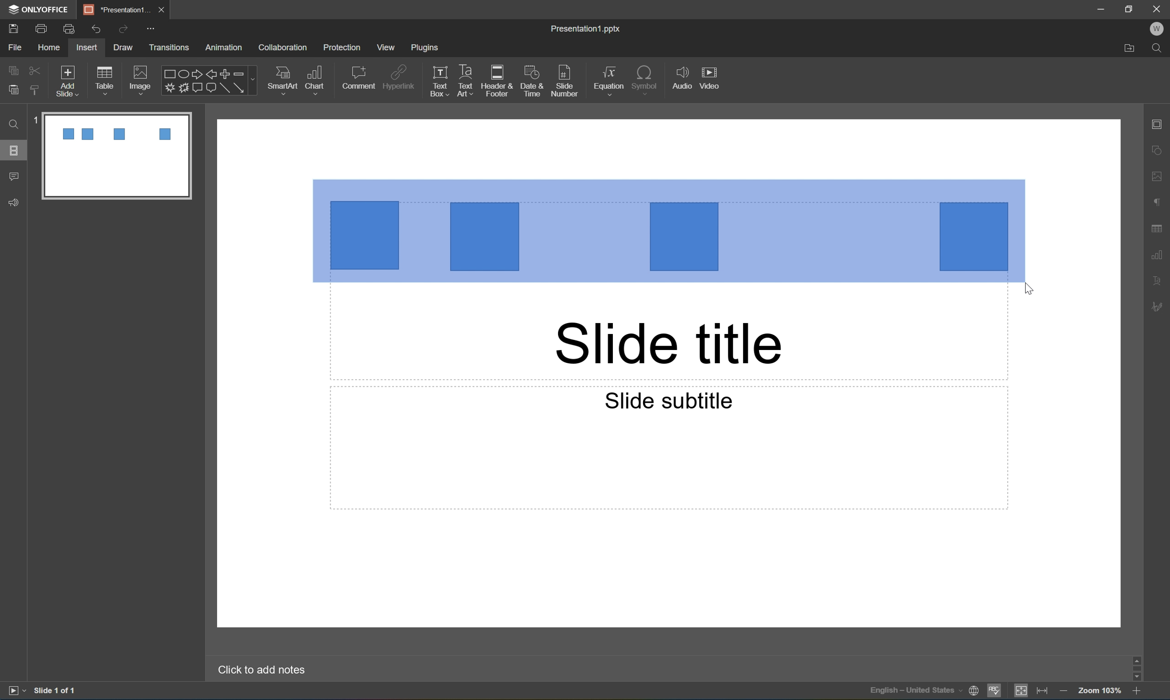  Describe the element at coordinates (164, 10) in the screenshot. I see `close` at that location.